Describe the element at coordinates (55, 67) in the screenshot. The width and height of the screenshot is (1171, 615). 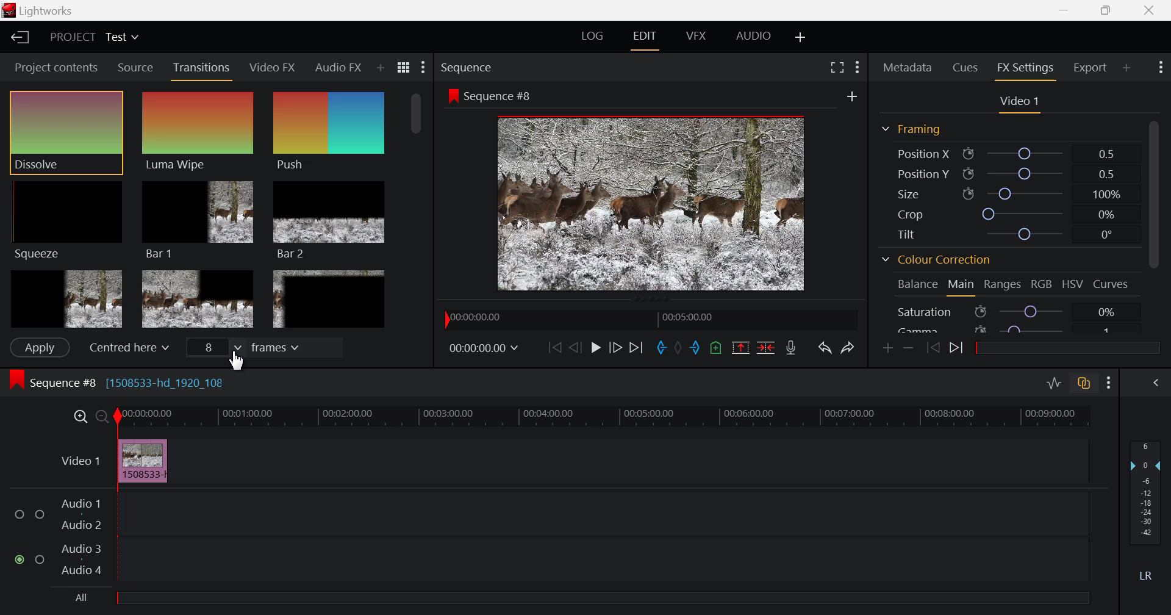
I see `Project contents` at that location.